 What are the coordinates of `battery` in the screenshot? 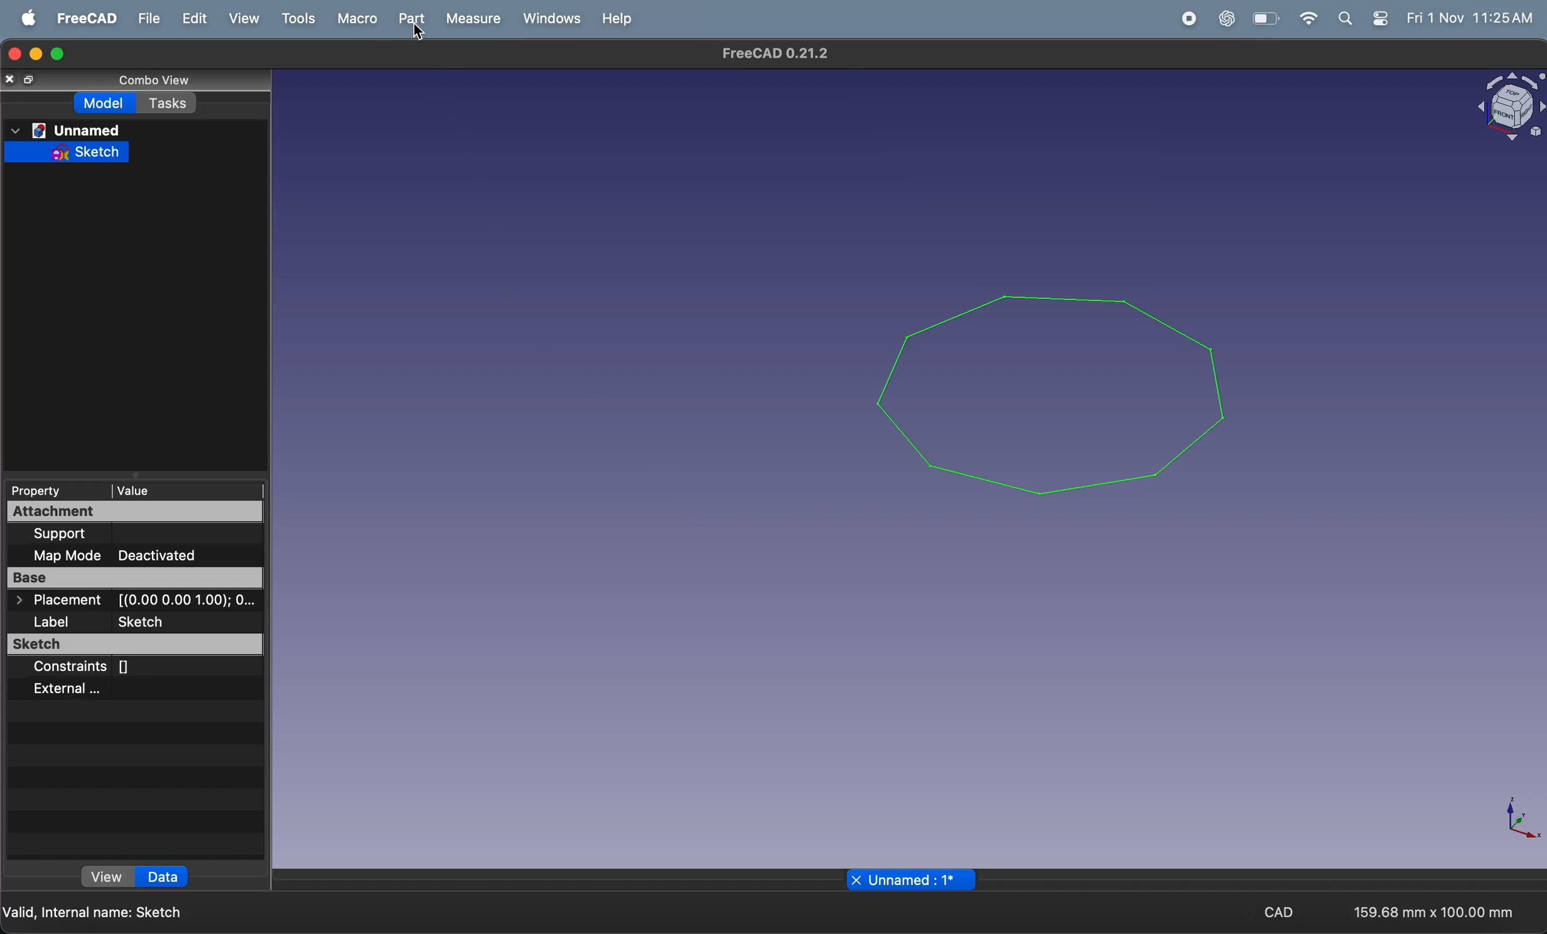 It's located at (1266, 18).